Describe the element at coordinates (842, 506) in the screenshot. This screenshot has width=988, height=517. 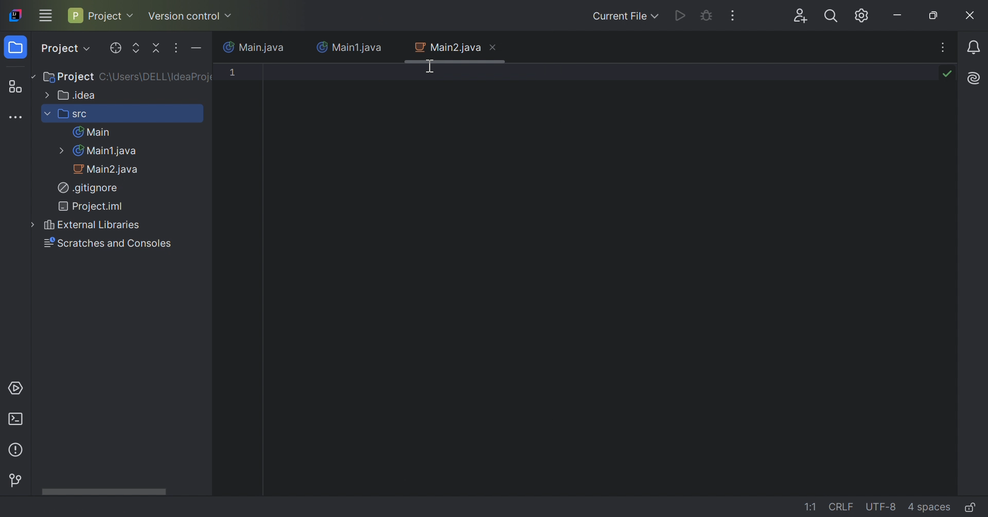
I see `CRLF` at that location.